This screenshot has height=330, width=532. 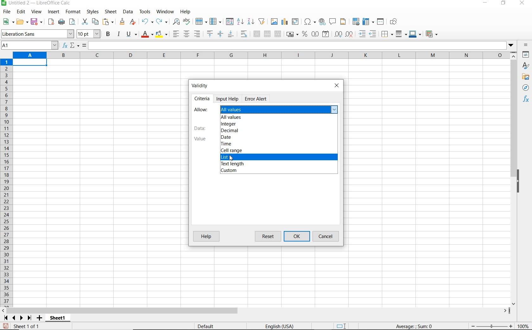 I want to click on add sheet, so click(x=39, y=319).